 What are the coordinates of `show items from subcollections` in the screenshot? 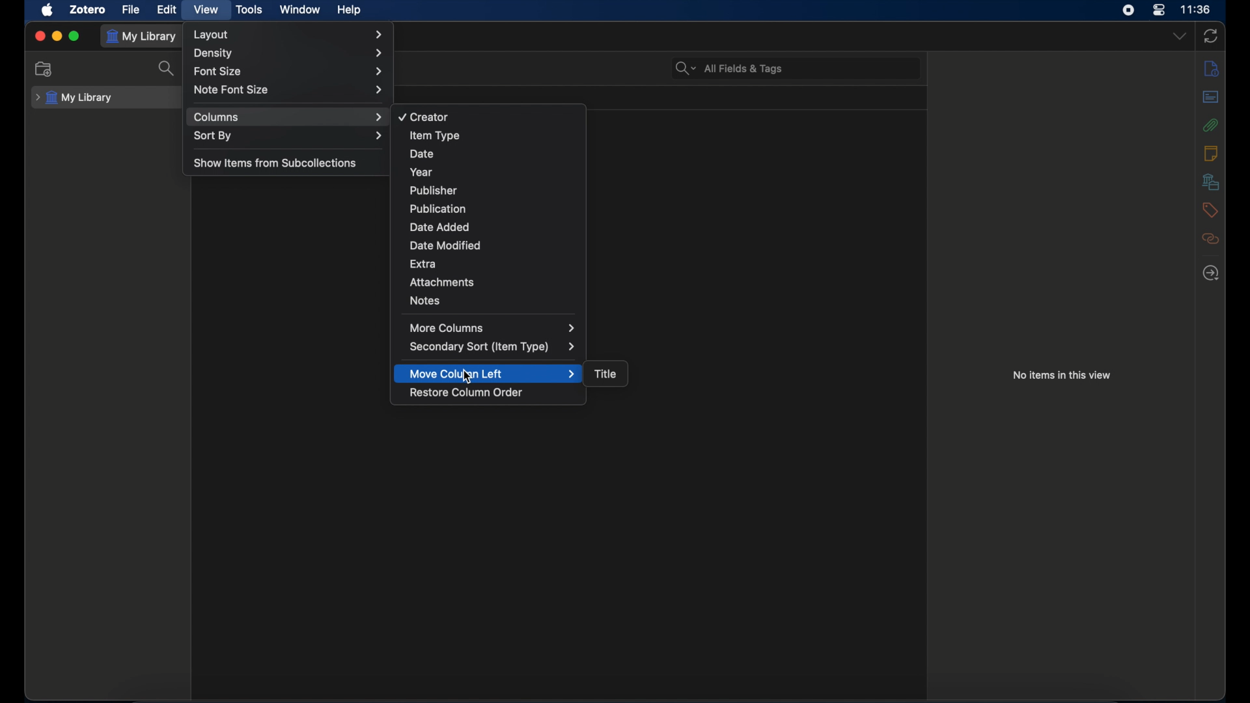 It's located at (277, 162).